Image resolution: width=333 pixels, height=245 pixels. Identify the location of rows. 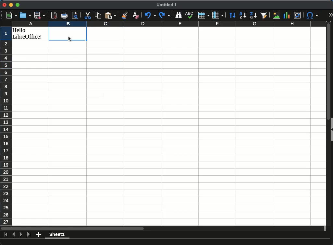
(204, 15).